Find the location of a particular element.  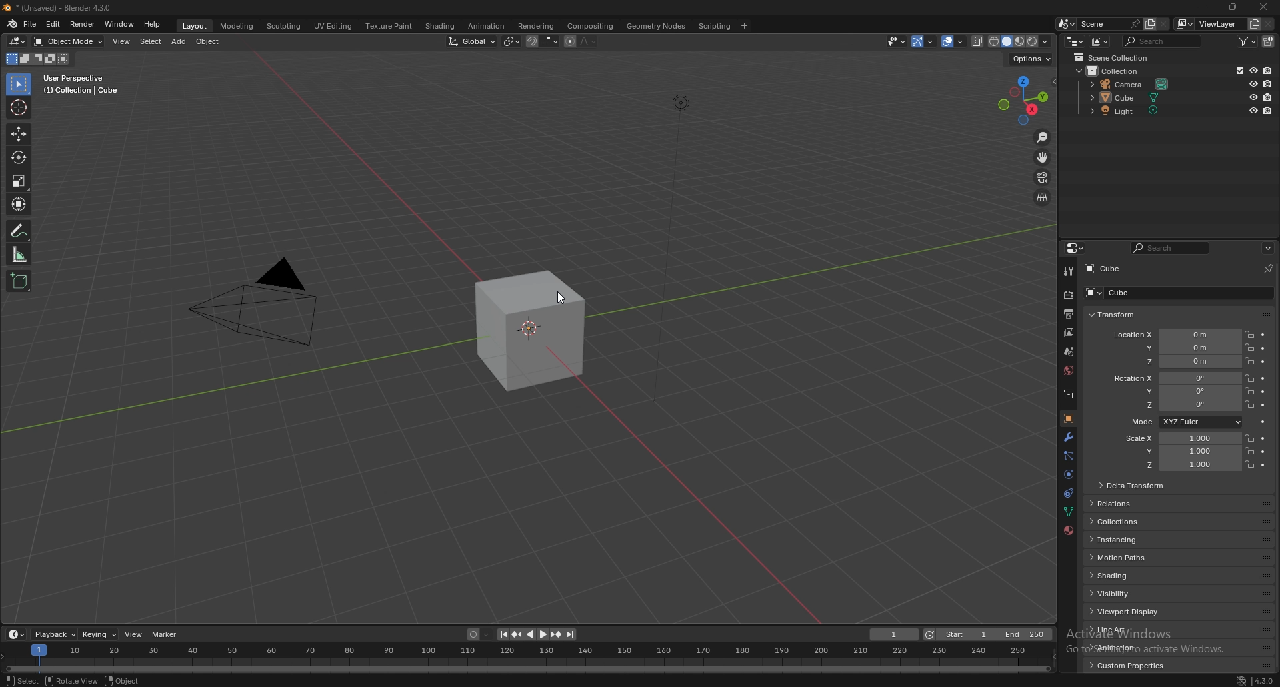

rotate is located at coordinates (18, 157).